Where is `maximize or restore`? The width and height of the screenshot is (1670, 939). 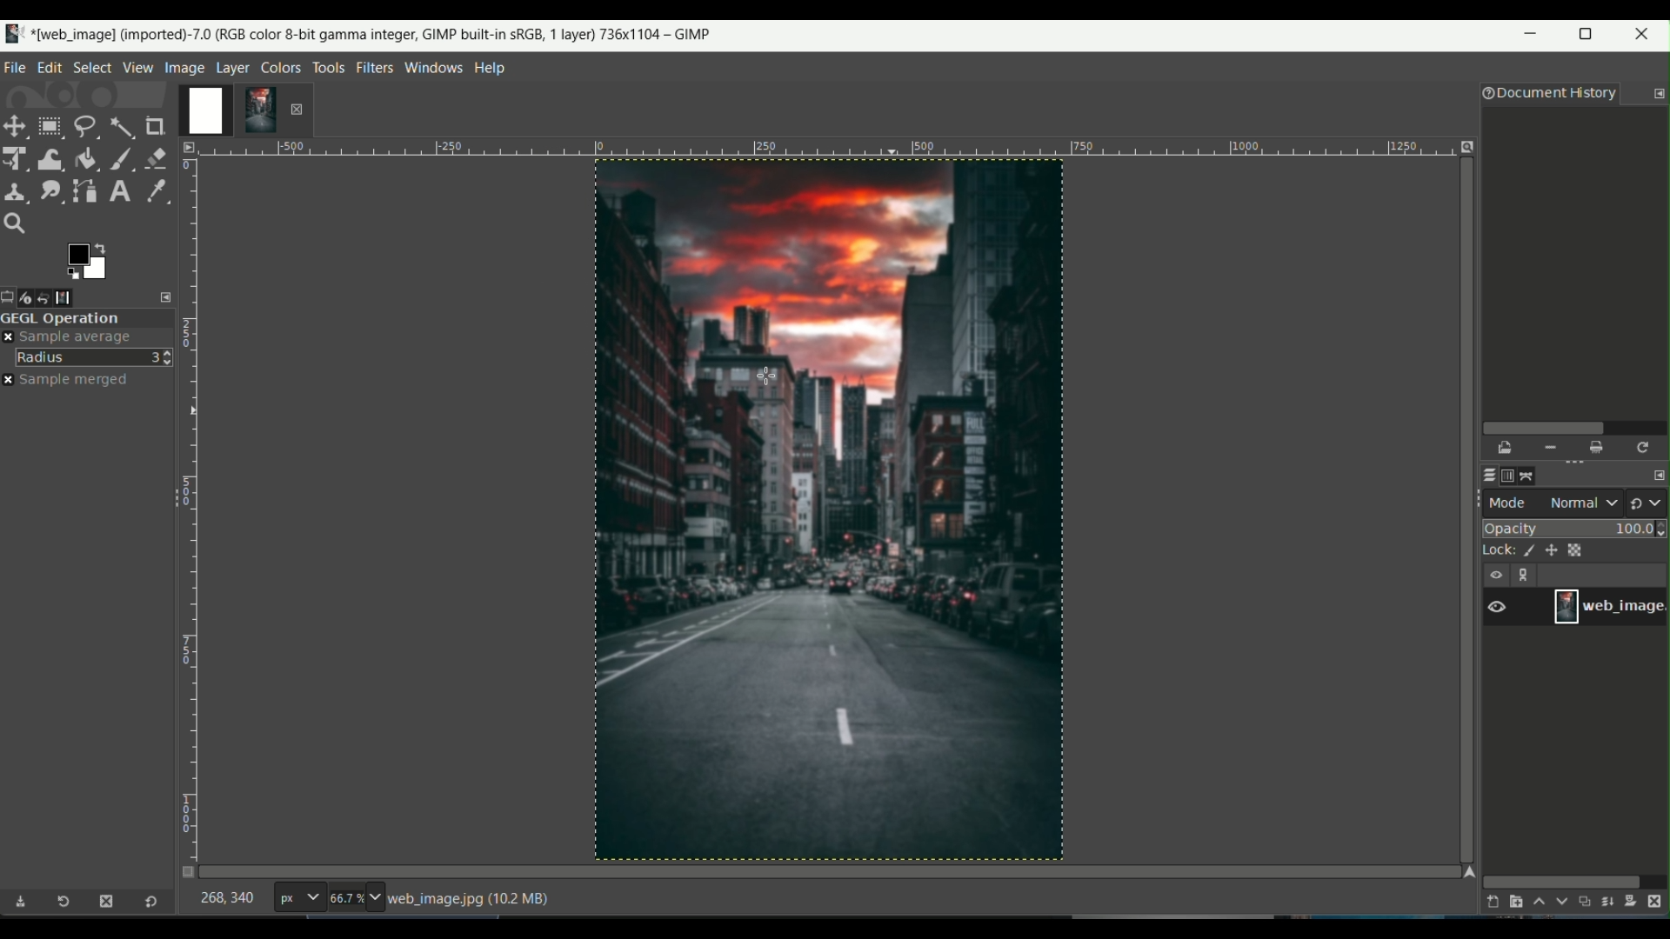 maximize or restore is located at coordinates (1591, 34).